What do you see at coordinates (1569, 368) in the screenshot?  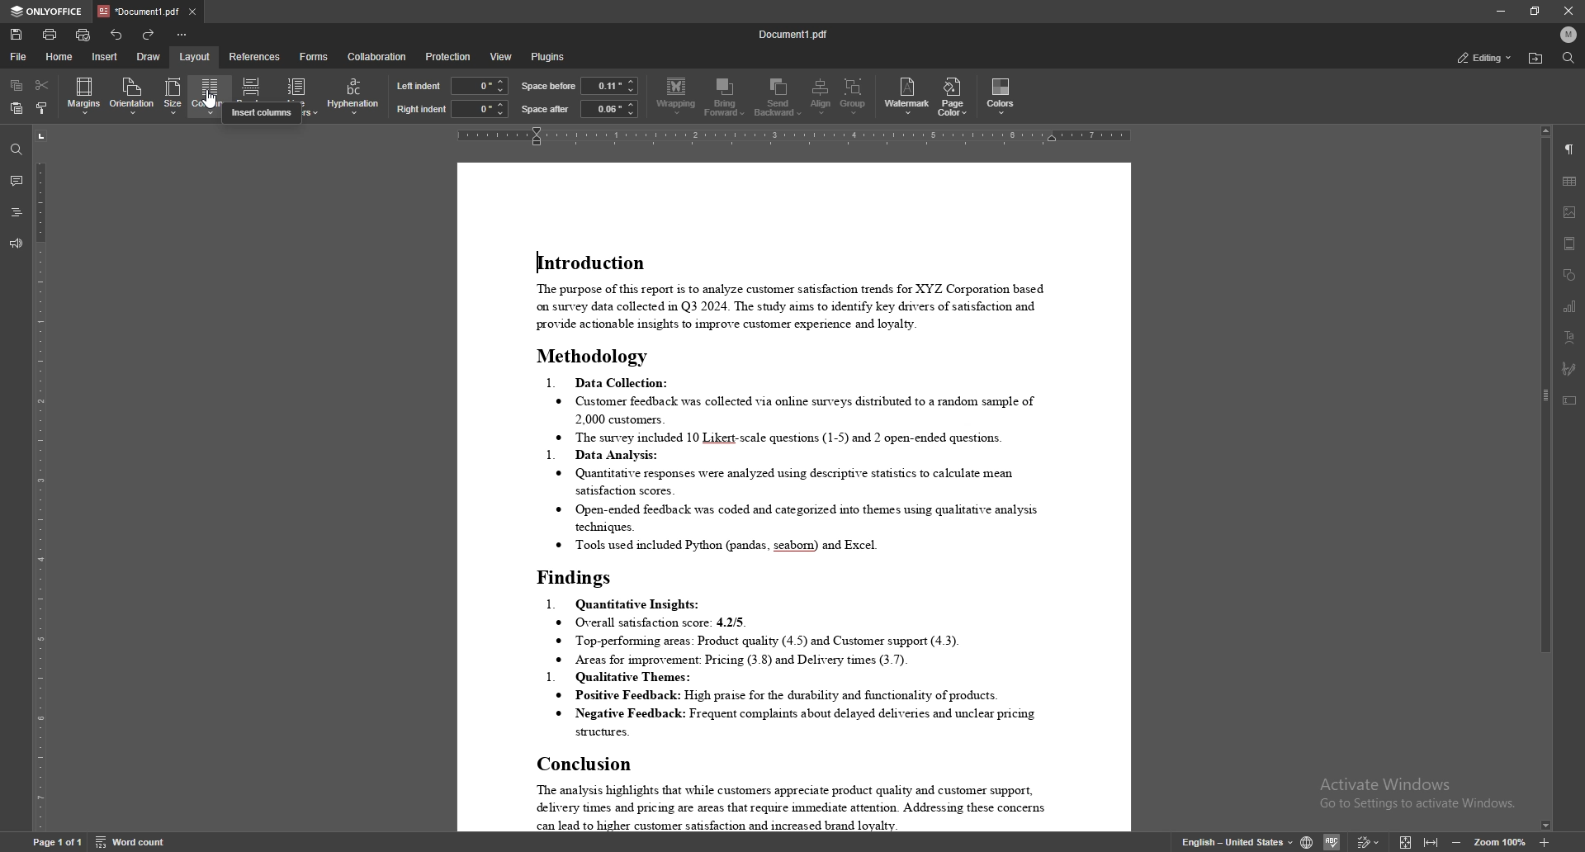 I see `signature field` at bounding box center [1569, 368].